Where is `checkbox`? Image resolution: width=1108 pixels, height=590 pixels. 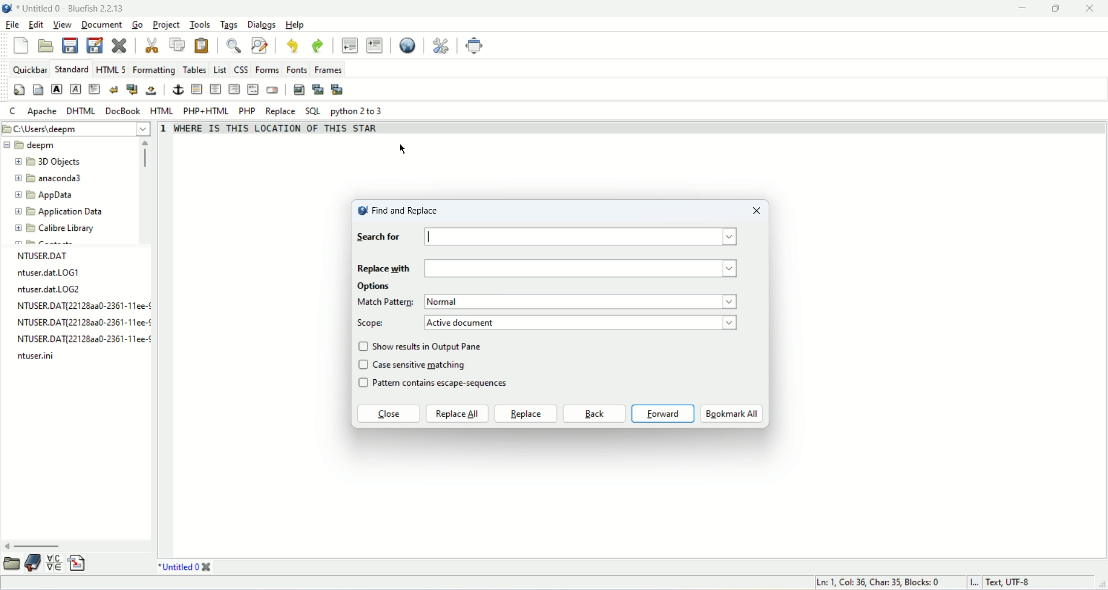
checkbox is located at coordinates (363, 366).